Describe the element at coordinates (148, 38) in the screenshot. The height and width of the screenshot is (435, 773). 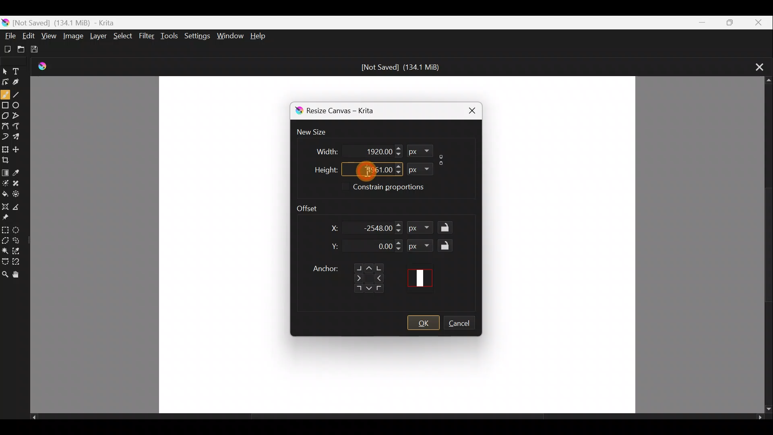
I see `Filter` at that location.